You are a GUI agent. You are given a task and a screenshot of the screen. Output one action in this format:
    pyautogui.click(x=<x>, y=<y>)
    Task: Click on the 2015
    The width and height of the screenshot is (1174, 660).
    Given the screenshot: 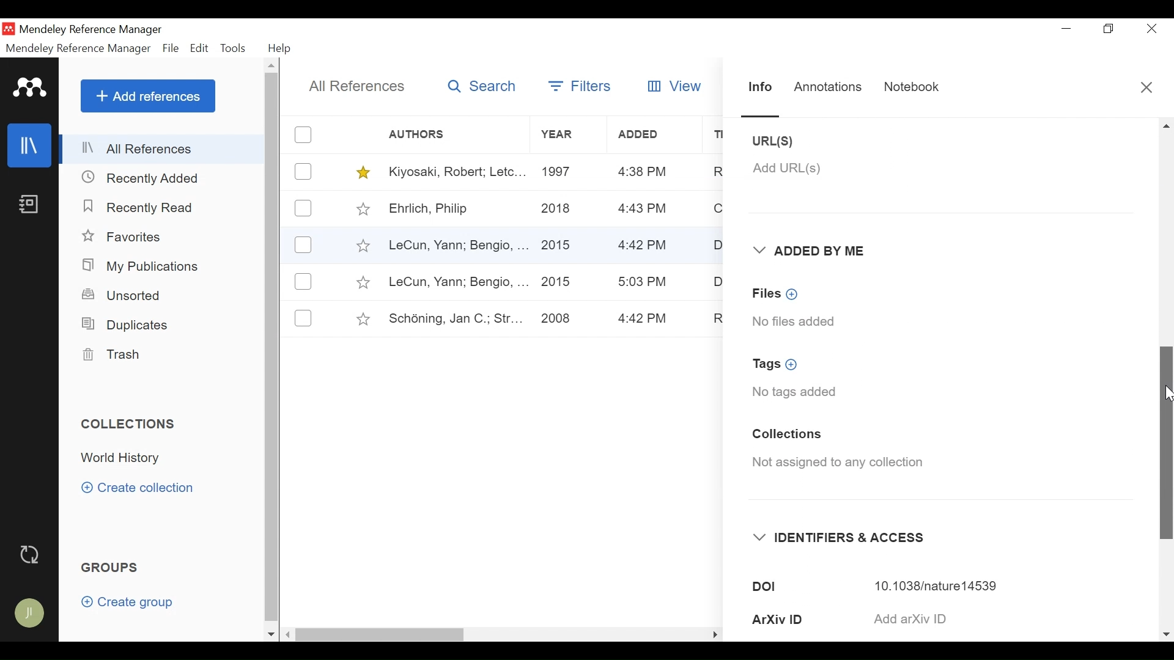 What is the action you would take?
    pyautogui.click(x=557, y=280)
    